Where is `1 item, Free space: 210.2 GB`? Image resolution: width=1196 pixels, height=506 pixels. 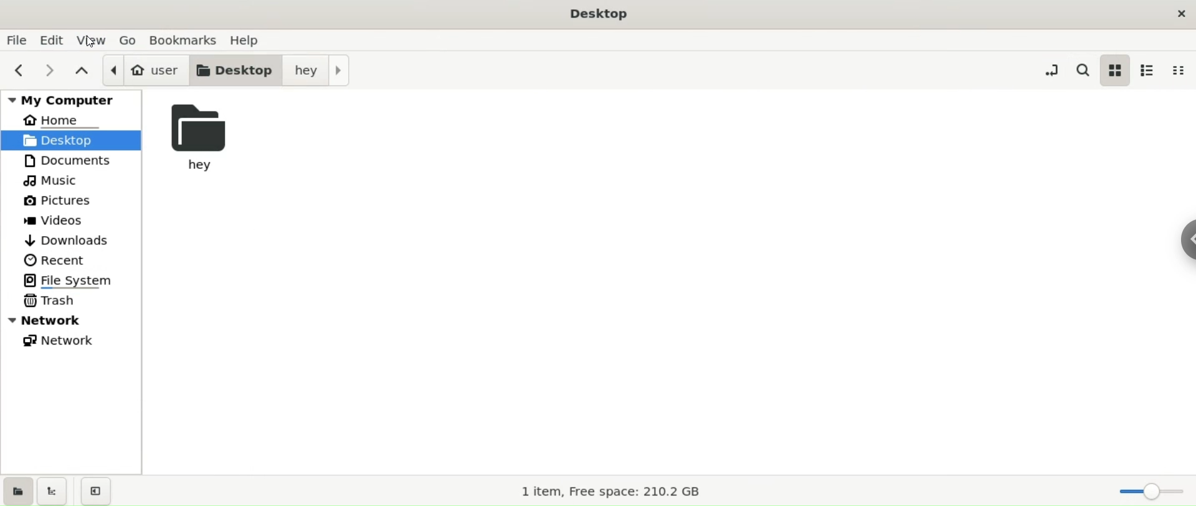
1 item, Free space: 210.2 GB is located at coordinates (615, 492).